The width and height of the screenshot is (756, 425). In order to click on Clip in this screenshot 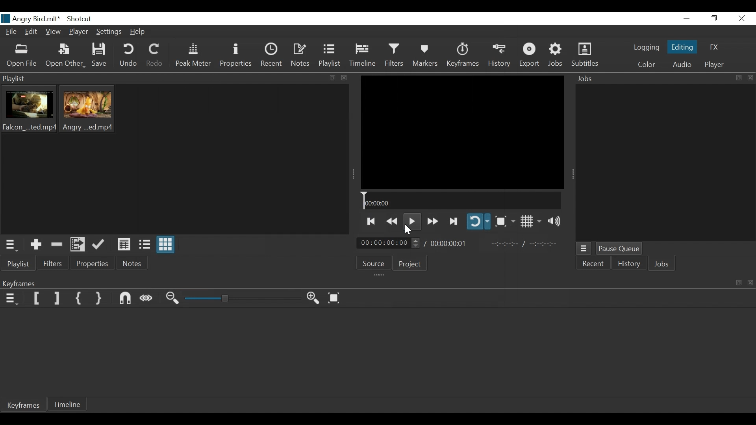, I will do `click(86, 110)`.